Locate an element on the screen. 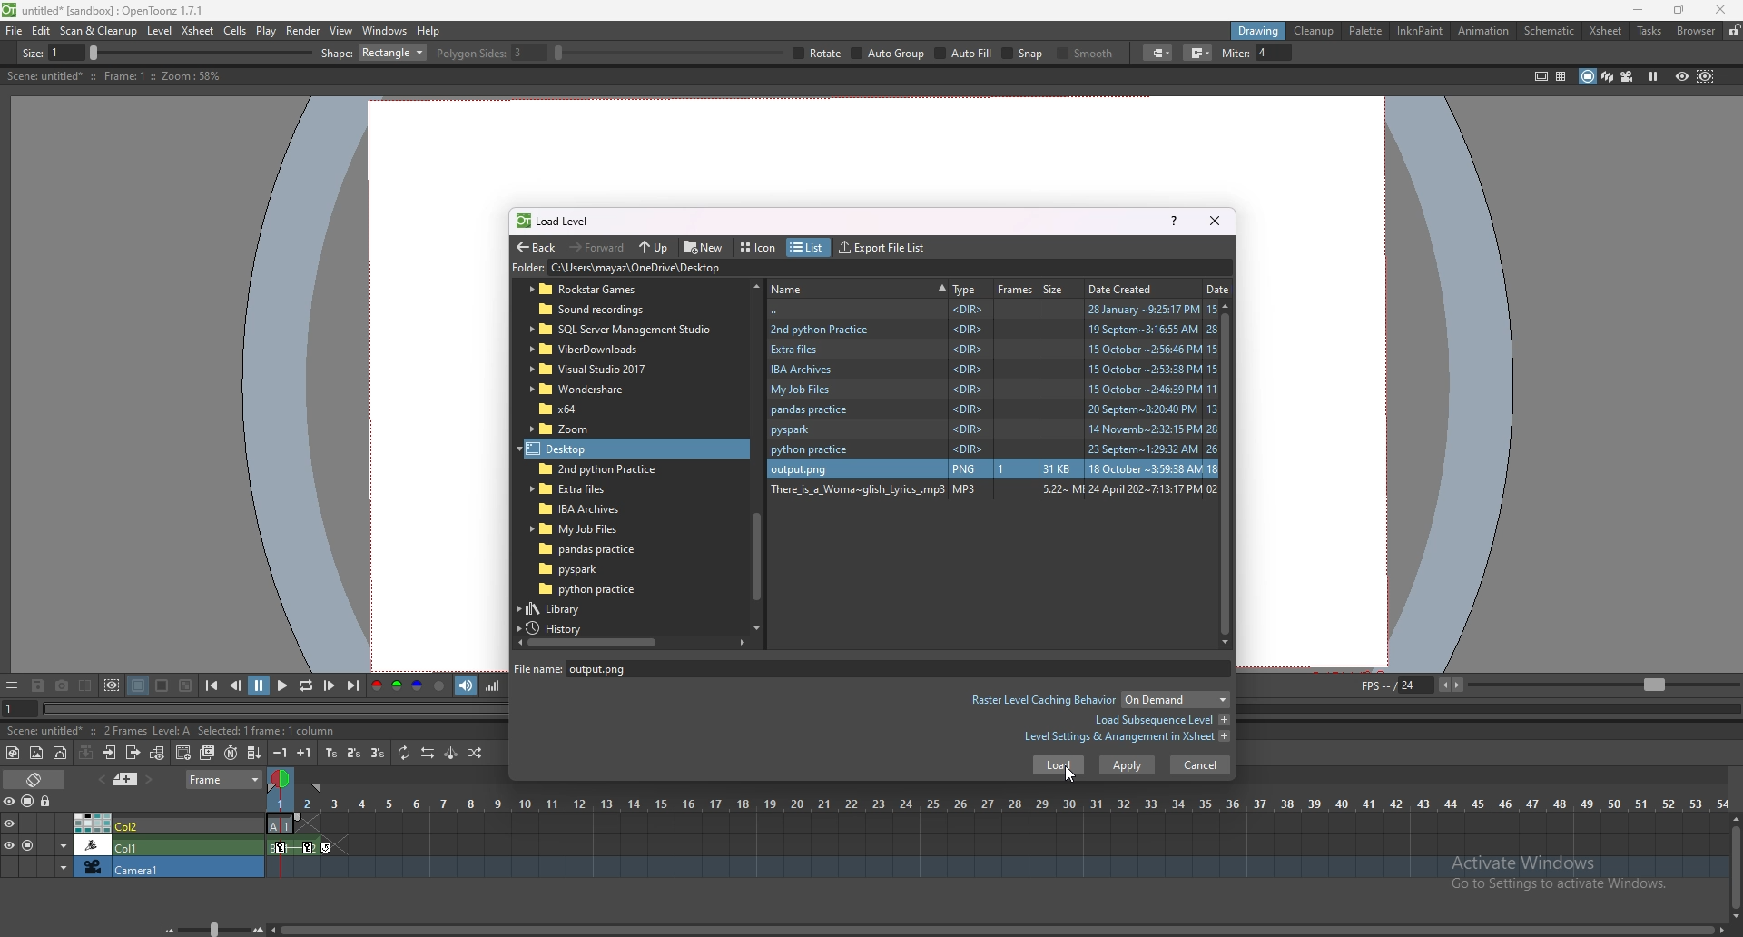 This screenshot has width=1743, height=937. collapse is located at coordinates (85, 752).